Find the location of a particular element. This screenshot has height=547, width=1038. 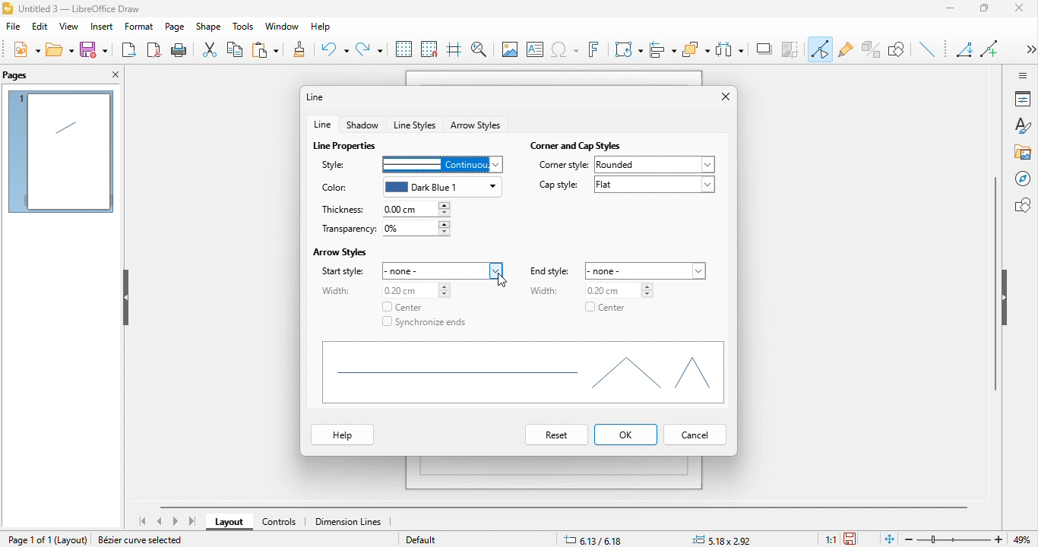

line styles is located at coordinates (415, 125).